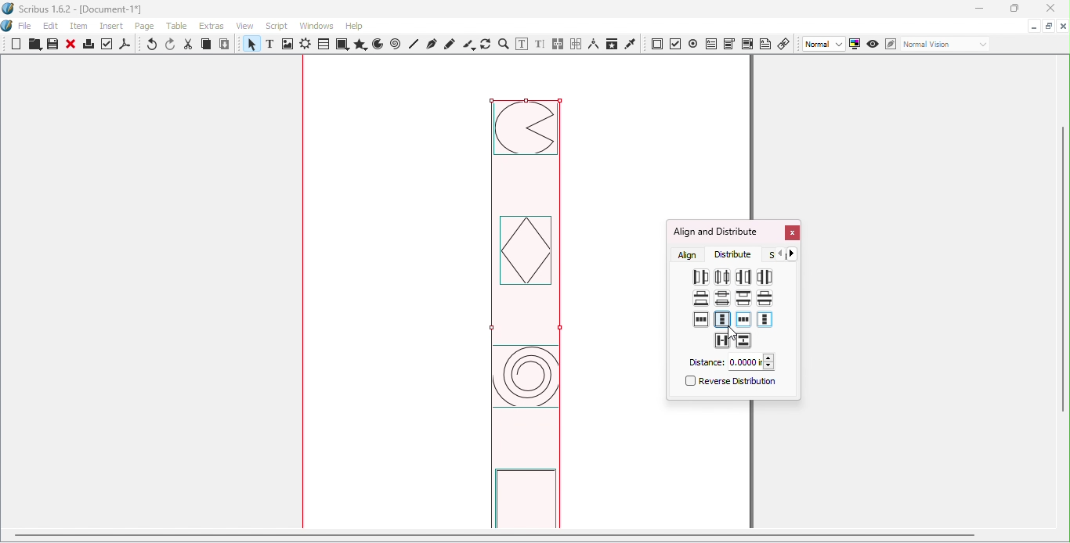 This screenshot has height=543, width=1070. I want to click on Spiral, so click(397, 45).